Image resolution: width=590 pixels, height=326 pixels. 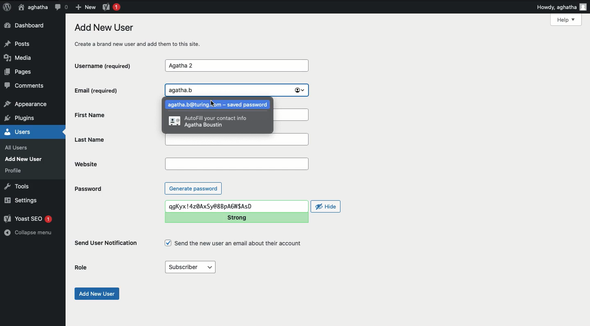 What do you see at coordinates (32, 7) in the screenshot?
I see `aghatha` at bounding box center [32, 7].